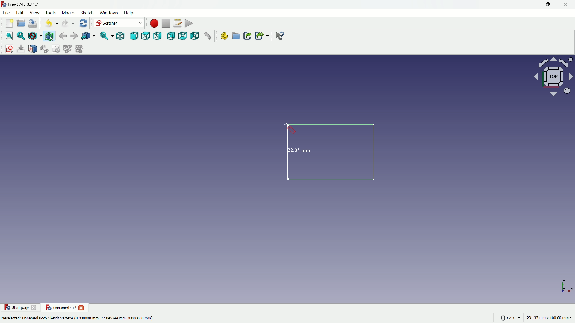 This screenshot has height=323, width=575. What do you see at coordinates (63, 36) in the screenshot?
I see `back` at bounding box center [63, 36].